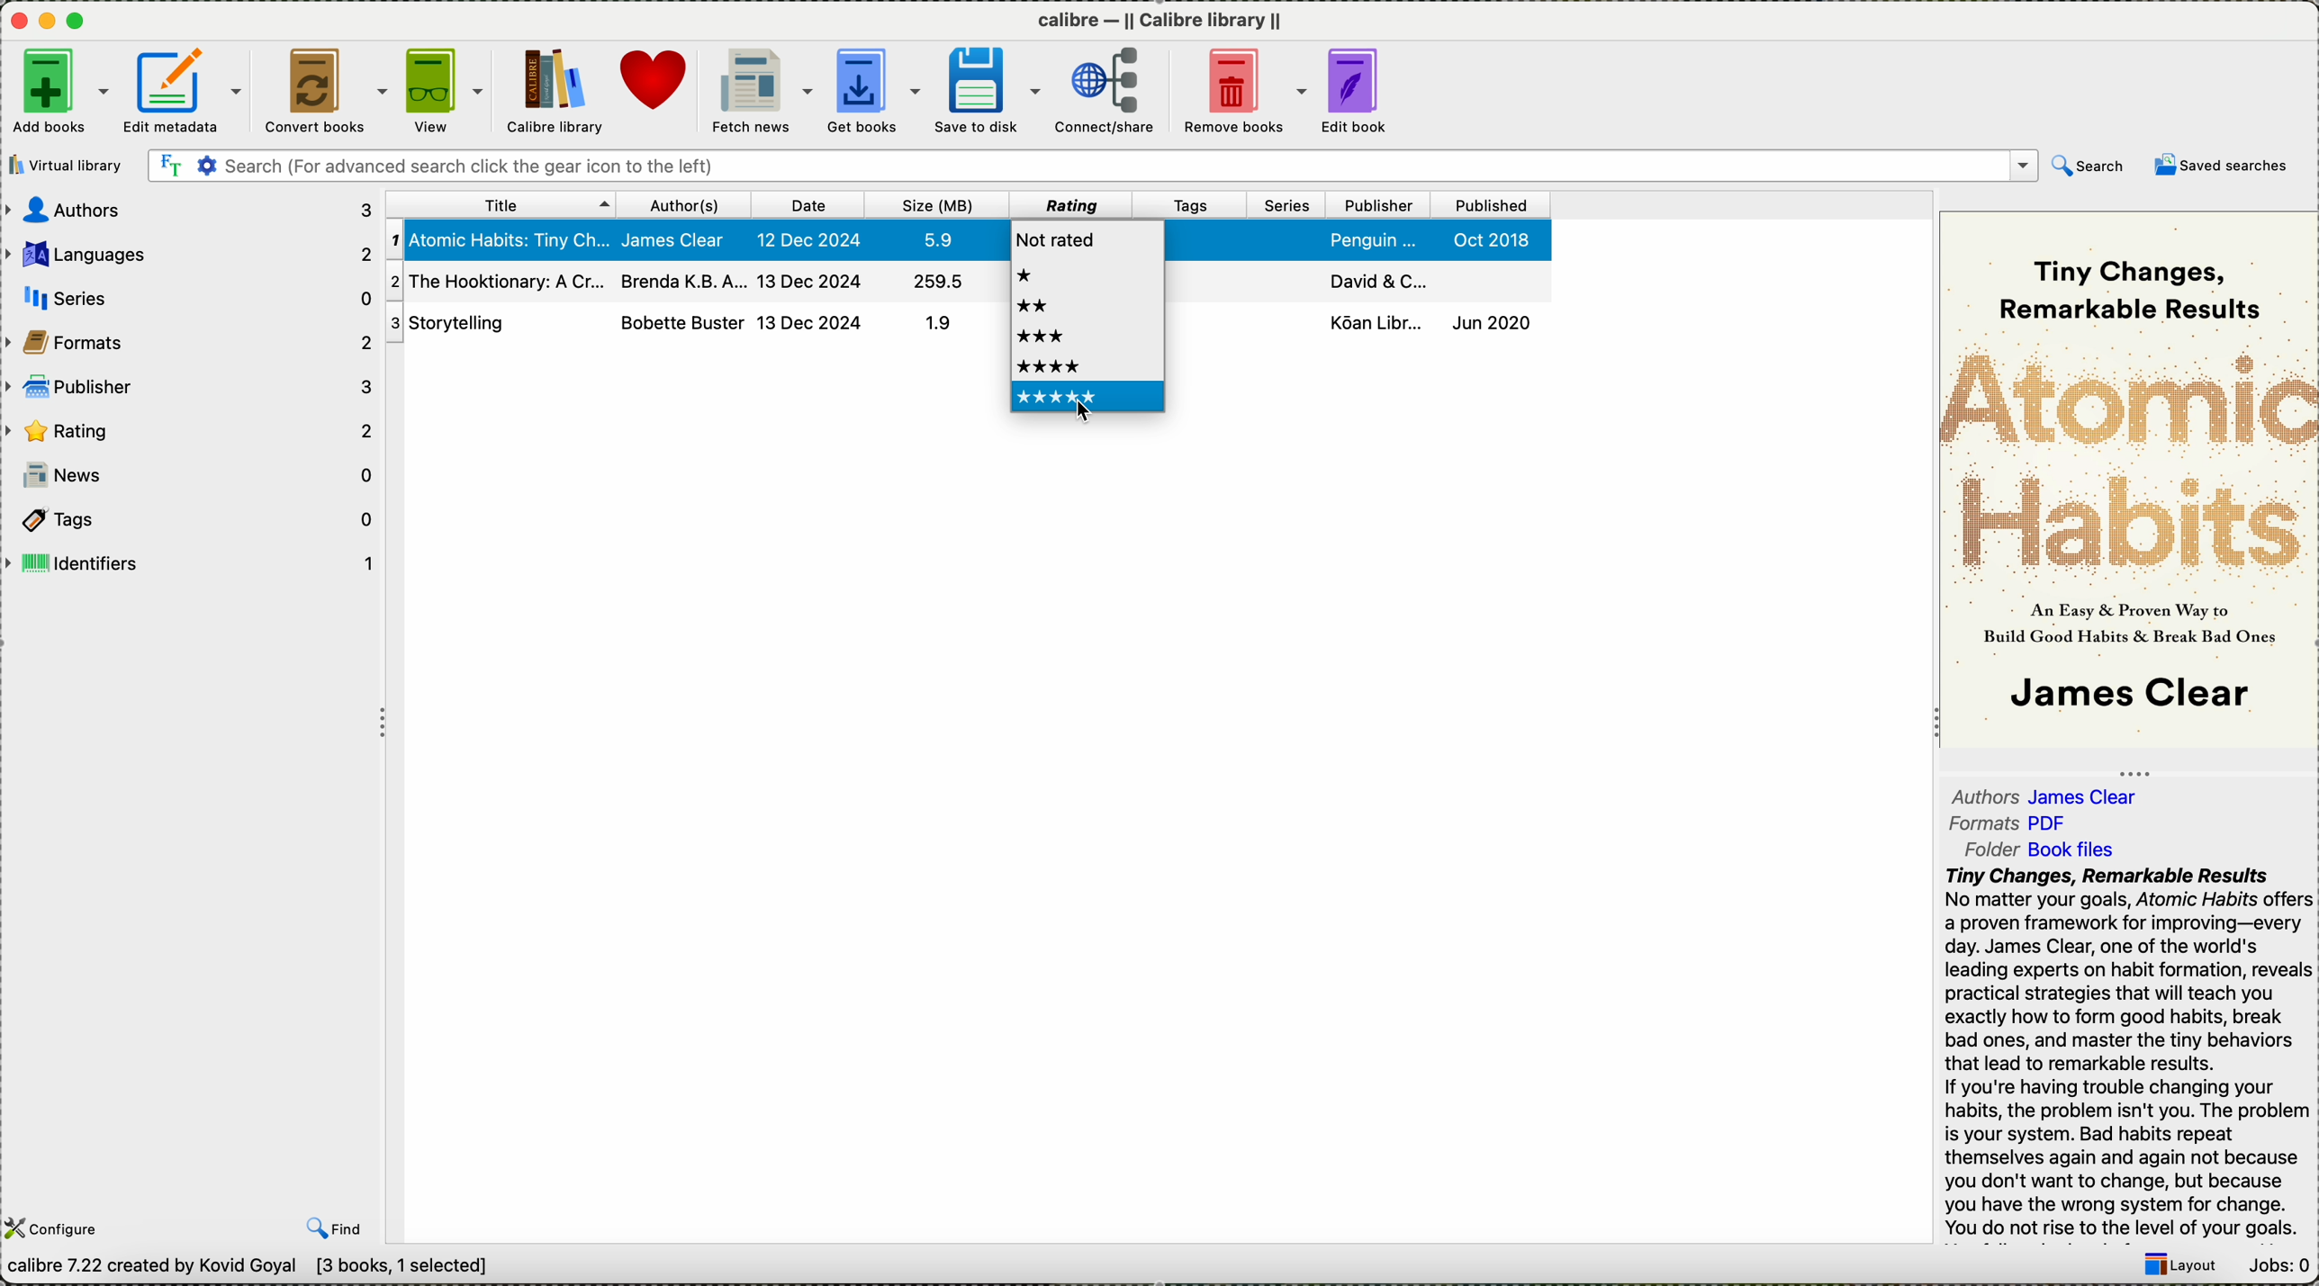 Image resolution: width=2319 pixels, height=1286 pixels. What do you see at coordinates (192, 475) in the screenshot?
I see `news` at bounding box center [192, 475].